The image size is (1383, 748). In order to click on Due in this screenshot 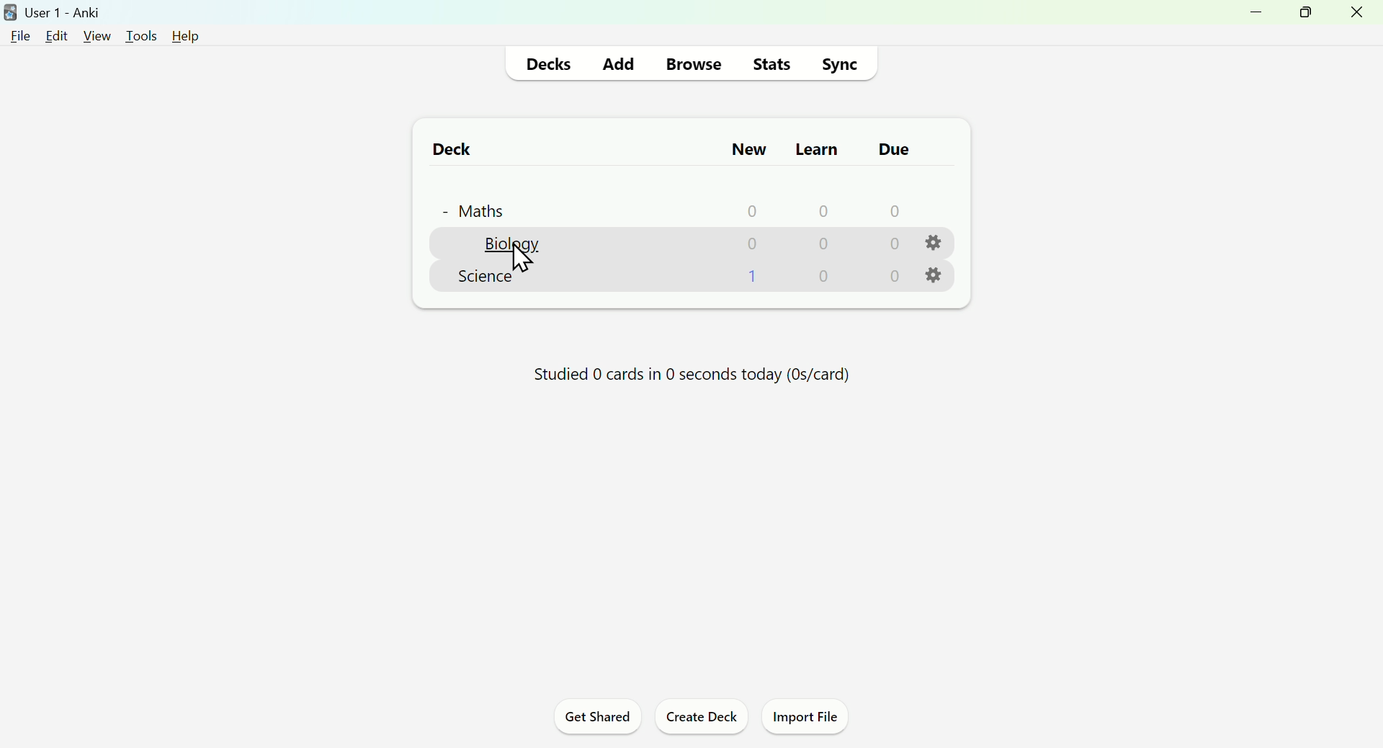, I will do `click(890, 149)`.